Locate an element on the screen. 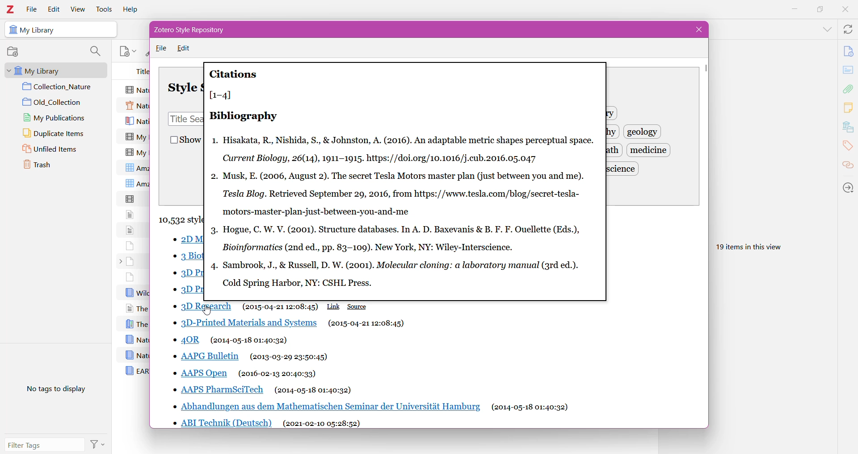  List all Tabs is located at coordinates (826, 29).